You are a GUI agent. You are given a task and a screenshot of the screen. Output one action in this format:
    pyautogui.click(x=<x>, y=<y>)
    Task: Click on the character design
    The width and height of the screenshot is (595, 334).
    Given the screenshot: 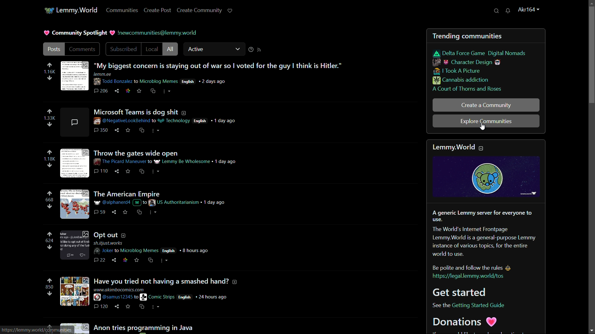 What is the action you would take?
    pyautogui.click(x=468, y=62)
    